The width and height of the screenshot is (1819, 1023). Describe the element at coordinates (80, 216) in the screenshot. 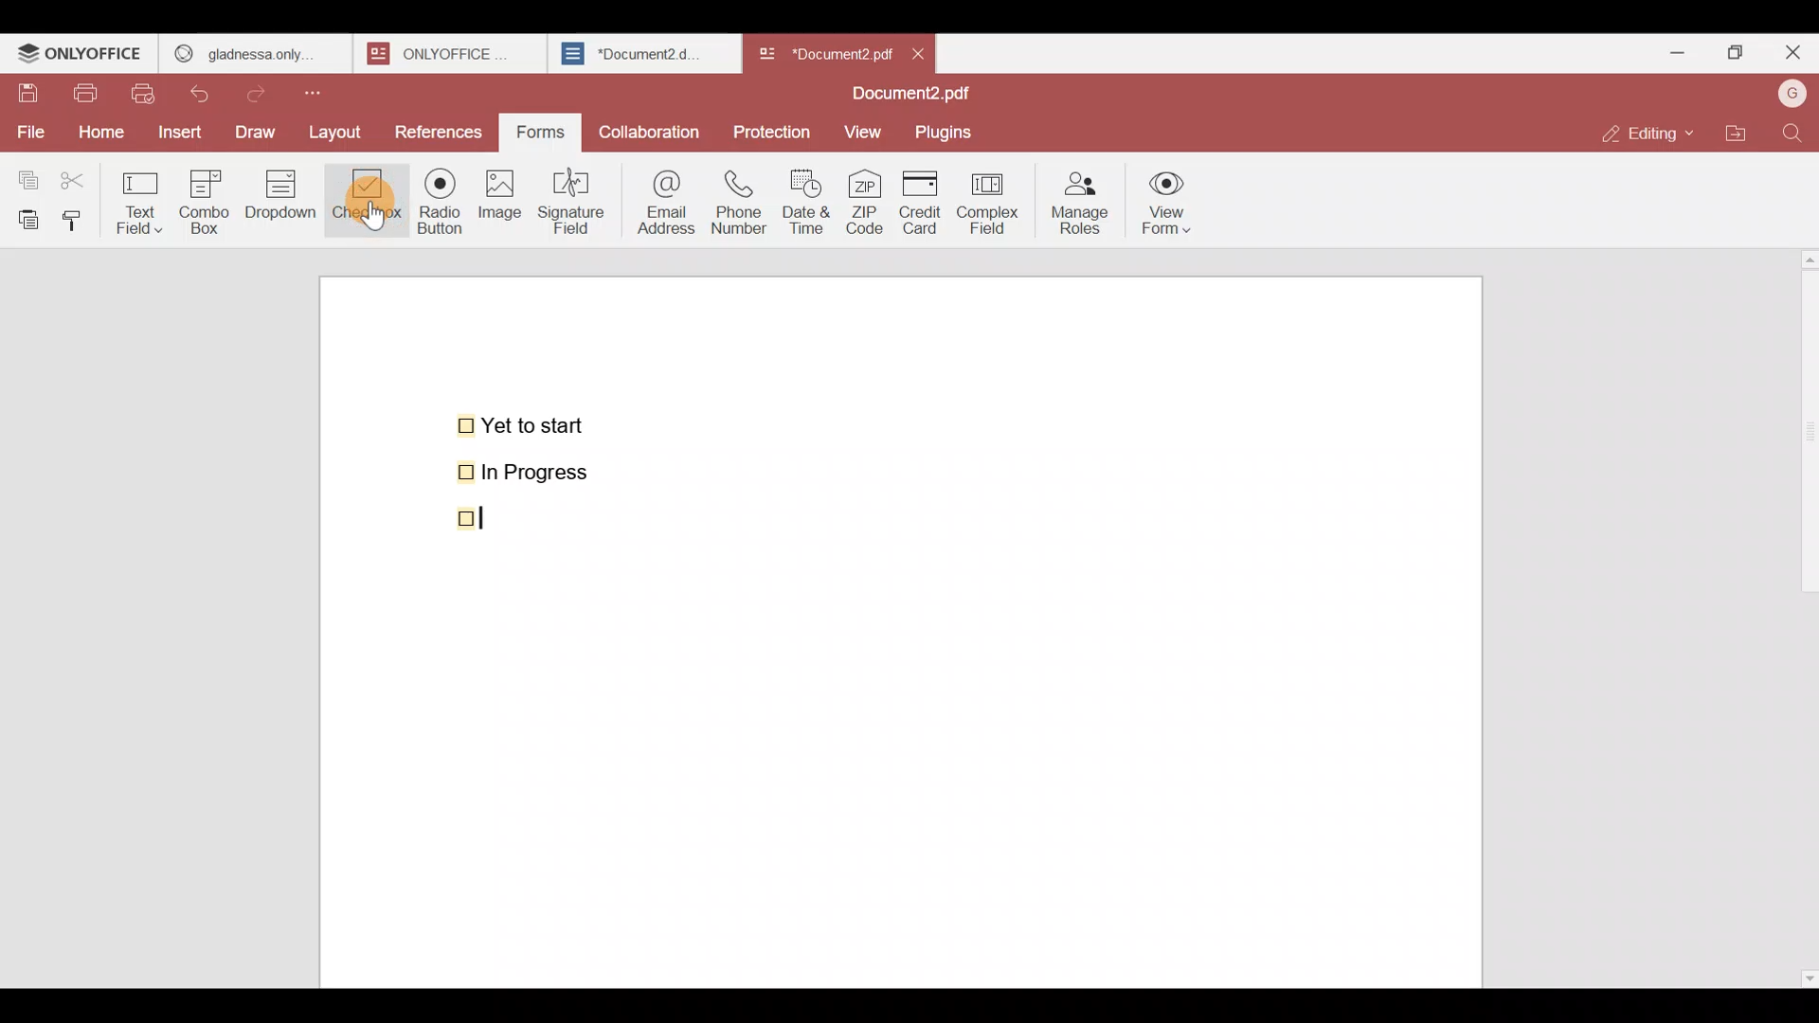

I see `Copy style` at that location.